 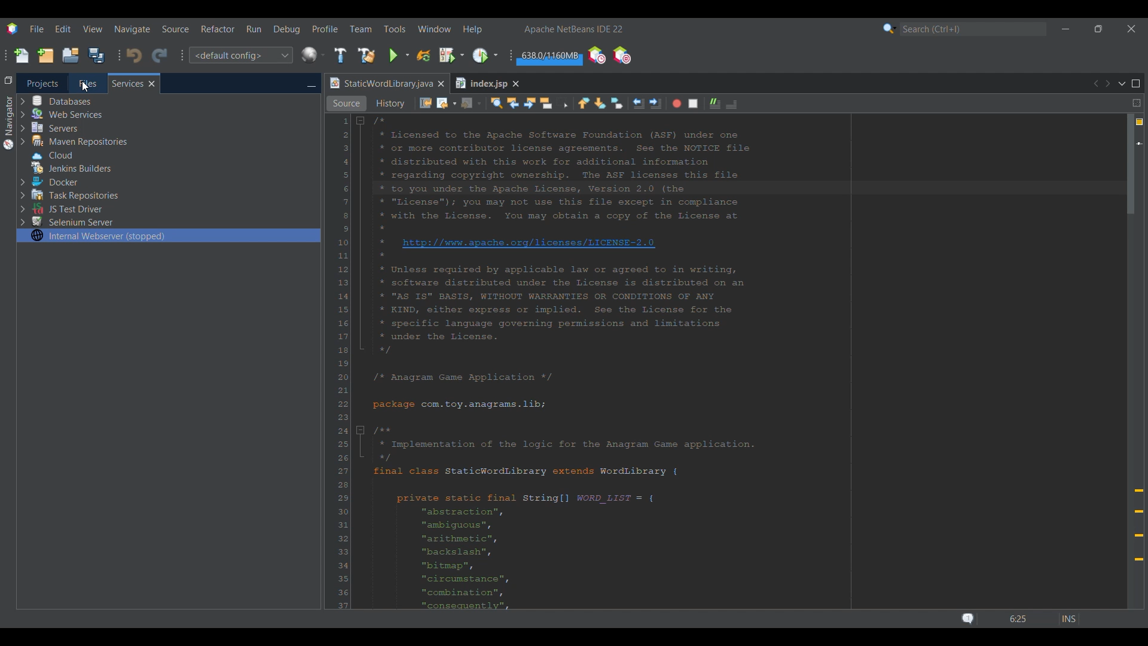 What do you see at coordinates (715, 103) in the screenshot?
I see `Comment` at bounding box center [715, 103].